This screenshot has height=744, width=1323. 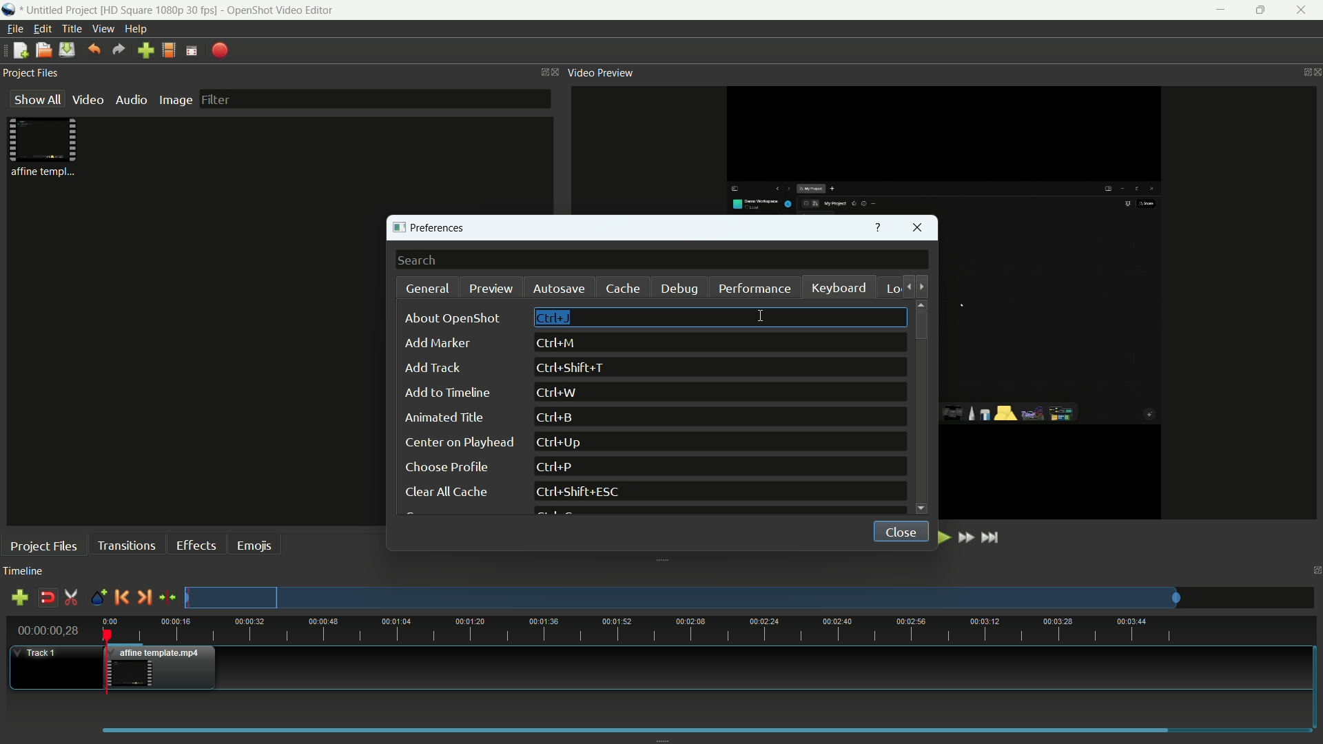 I want to click on undo, so click(x=94, y=49).